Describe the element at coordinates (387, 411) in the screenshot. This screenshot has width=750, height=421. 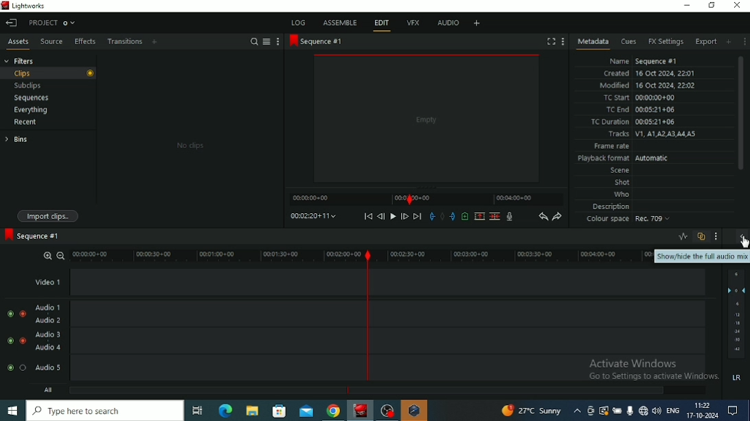
I see `OBS Studio` at that location.